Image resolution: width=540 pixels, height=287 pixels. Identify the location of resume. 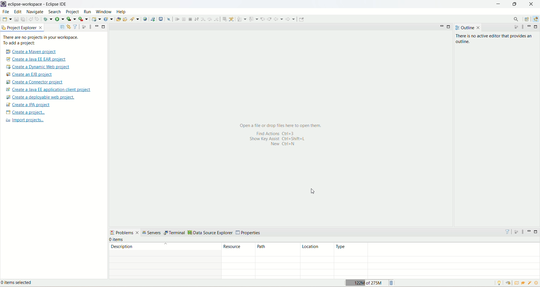
(177, 19).